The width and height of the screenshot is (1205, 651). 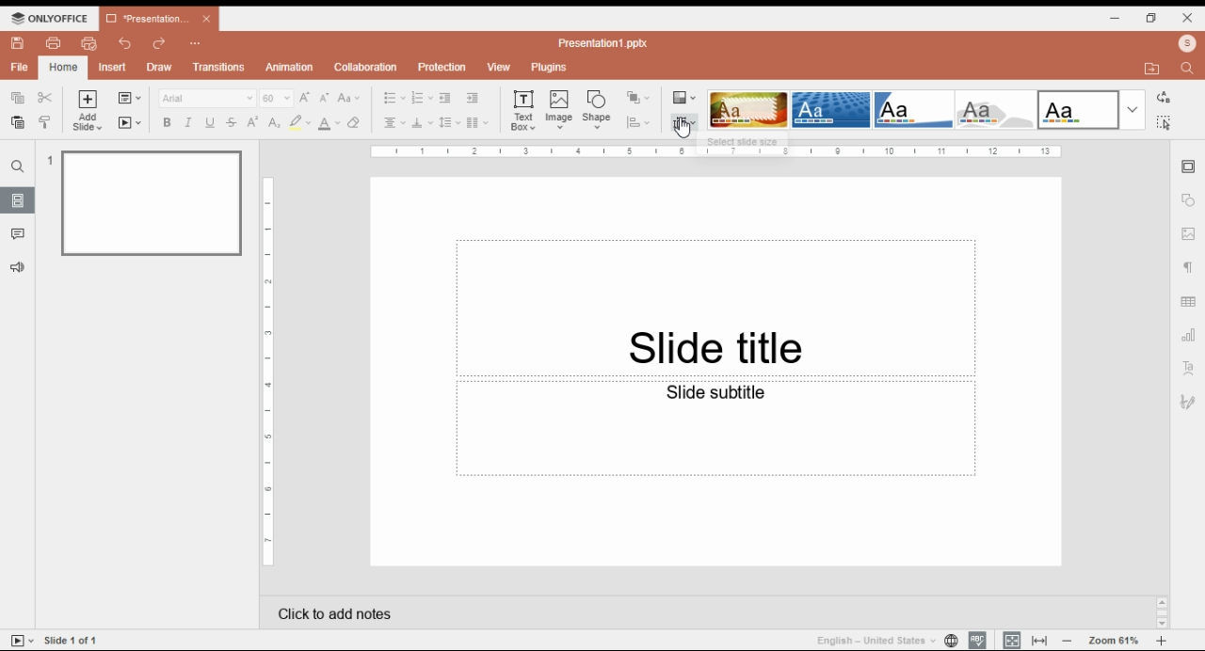 I want to click on fit to window, so click(x=1041, y=640).